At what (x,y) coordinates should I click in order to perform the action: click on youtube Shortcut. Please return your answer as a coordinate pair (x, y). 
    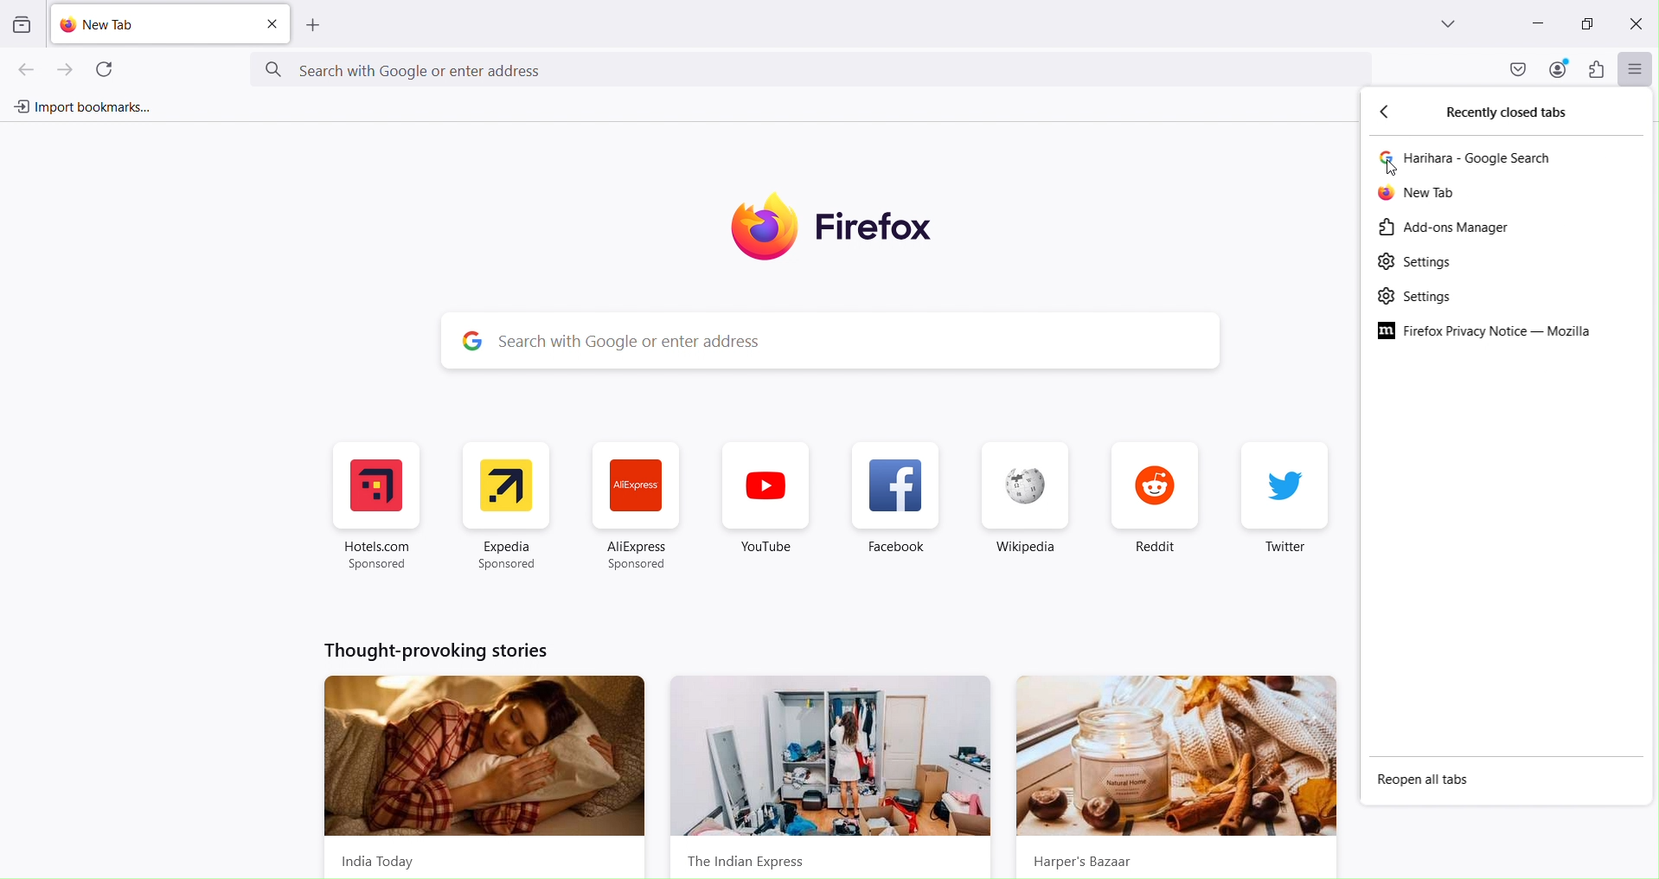
    Looking at the image, I should click on (765, 507).